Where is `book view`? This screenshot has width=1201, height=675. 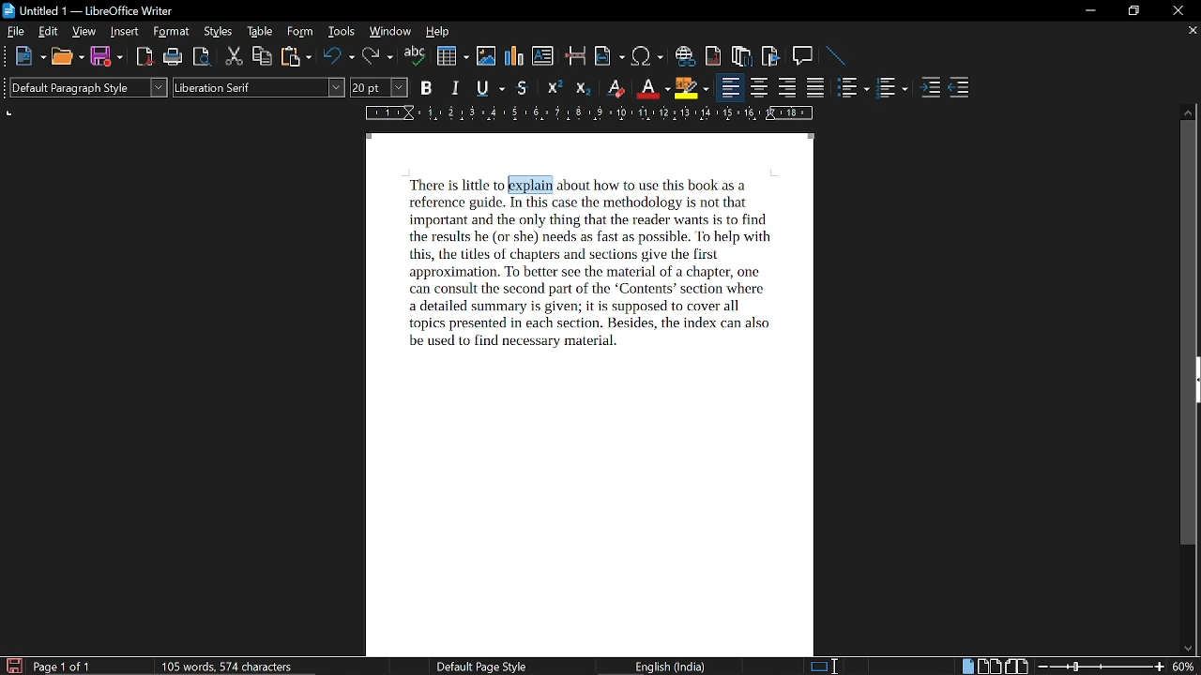
book view is located at coordinates (1016, 667).